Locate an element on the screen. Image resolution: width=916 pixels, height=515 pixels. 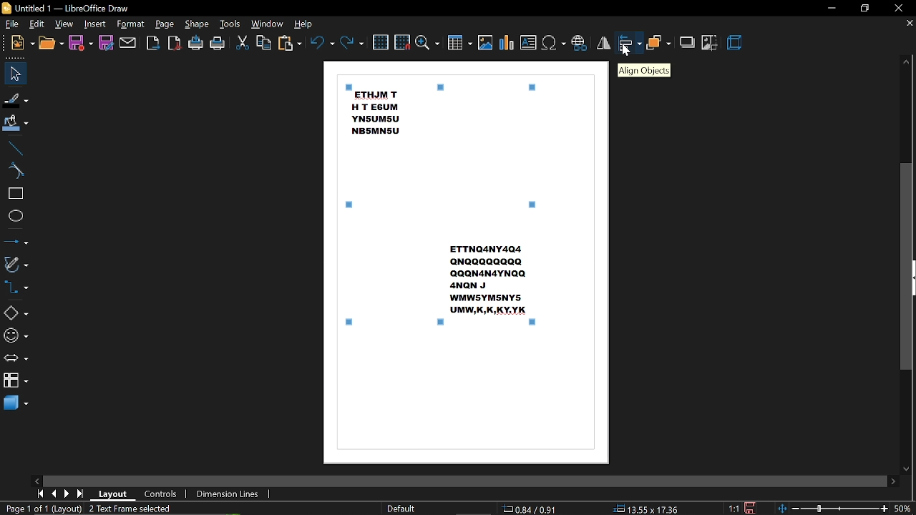
align is located at coordinates (630, 44).